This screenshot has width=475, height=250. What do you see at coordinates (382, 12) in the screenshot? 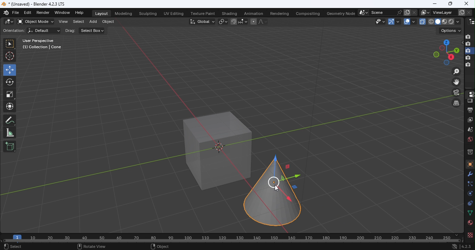
I see `Name` at bounding box center [382, 12].